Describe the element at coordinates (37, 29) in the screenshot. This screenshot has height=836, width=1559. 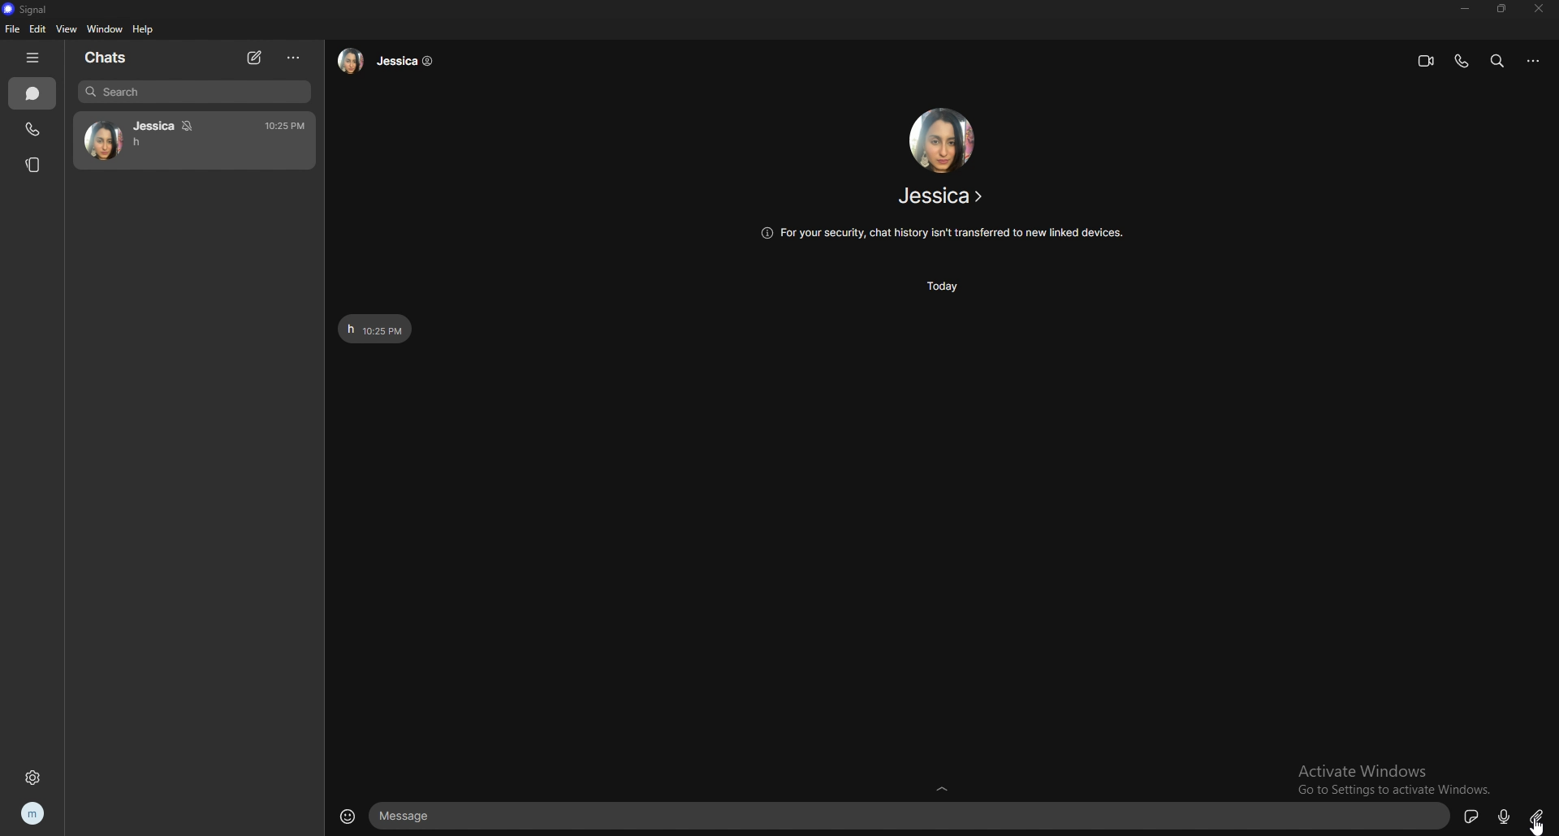
I see `edit` at that location.